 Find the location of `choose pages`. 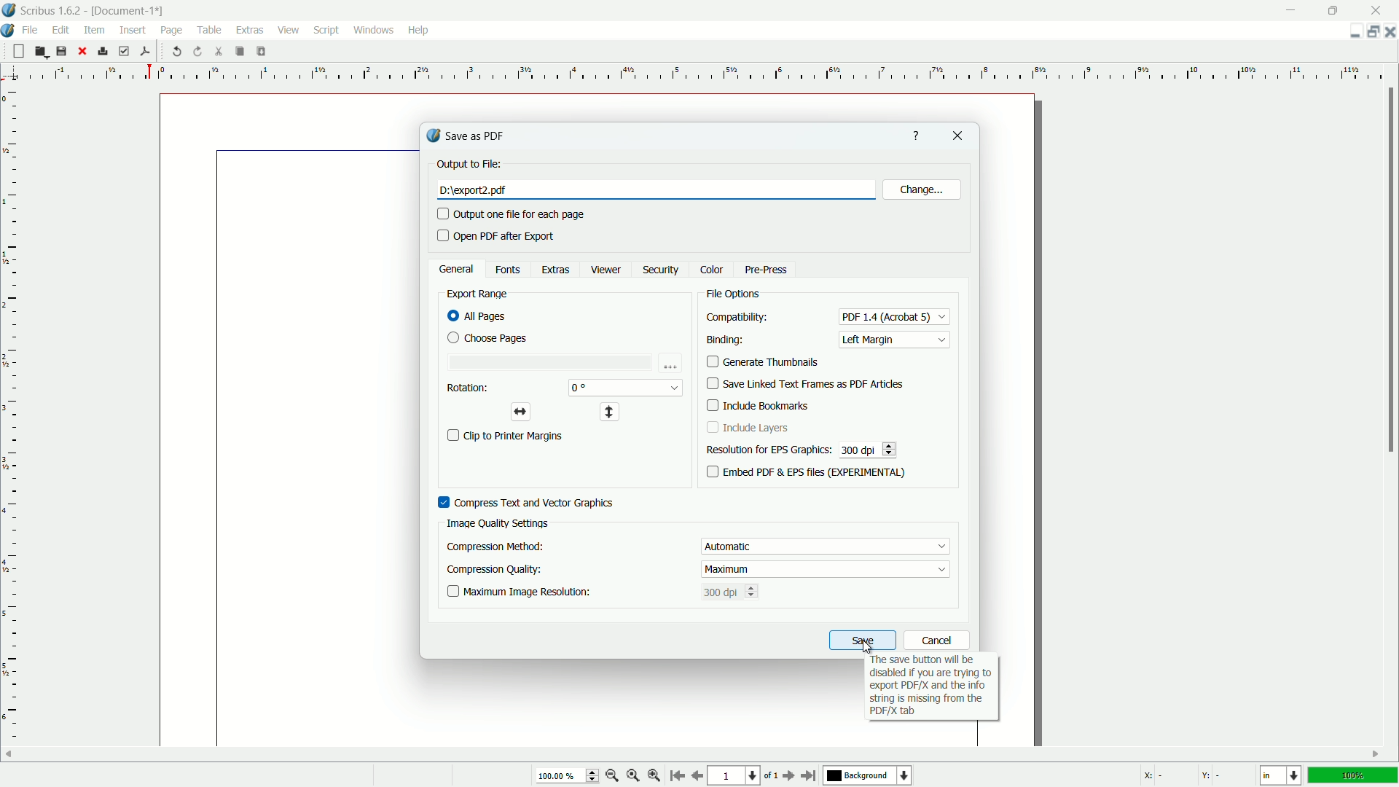

choose pages is located at coordinates (489, 338).